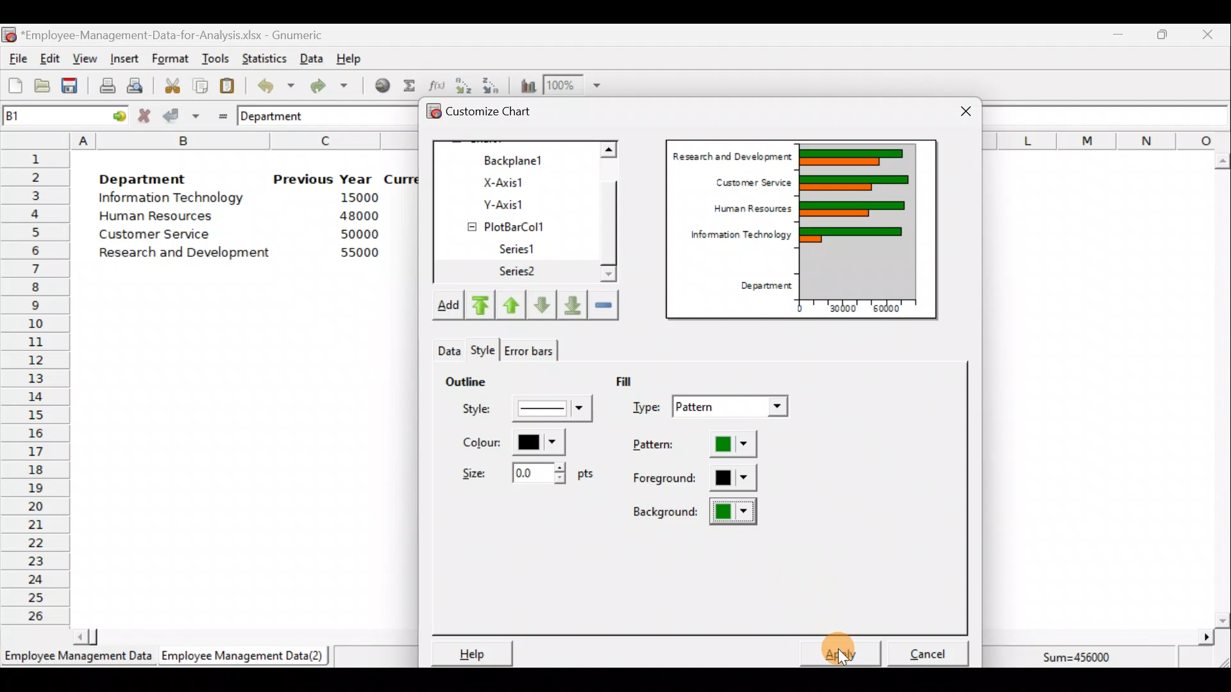 Image resolution: width=1231 pixels, height=692 pixels. Describe the element at coordinates (280, 115) in the screenshot. I see `Department` at that location.